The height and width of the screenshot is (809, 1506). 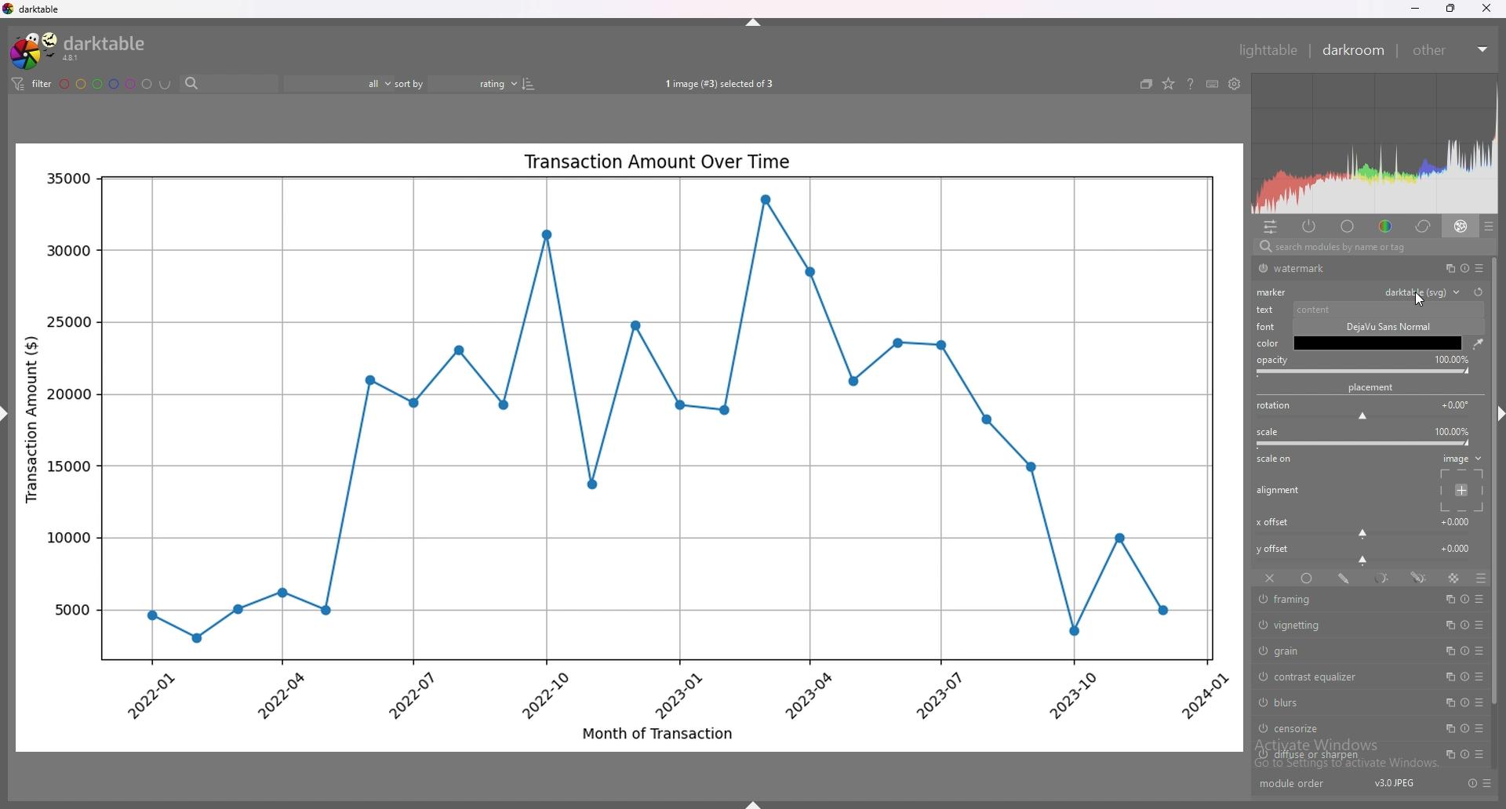 I want to click on switch off, so click(x=1263, y=625).